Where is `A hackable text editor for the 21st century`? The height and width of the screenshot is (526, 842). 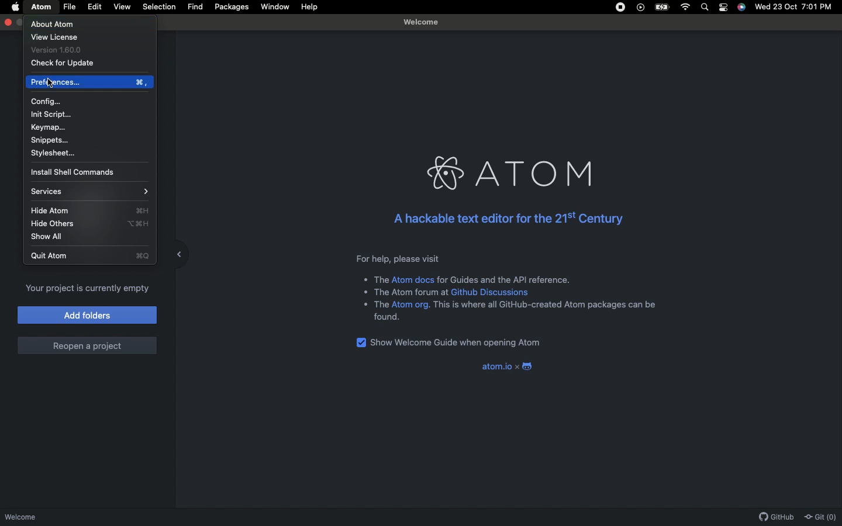 A hackable text editor for the 21st century is located at coordinates (509, 222).